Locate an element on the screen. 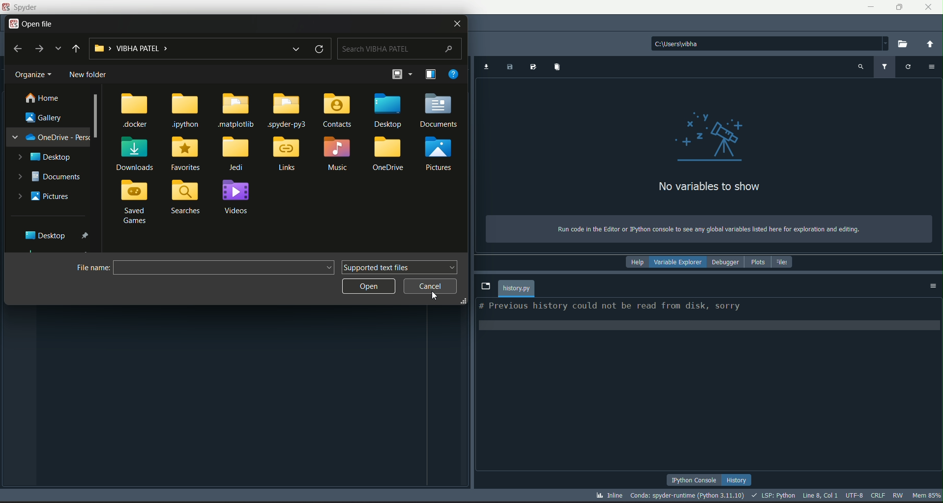 The image size is (943, 503). stats is located at coordinates (768, 496).